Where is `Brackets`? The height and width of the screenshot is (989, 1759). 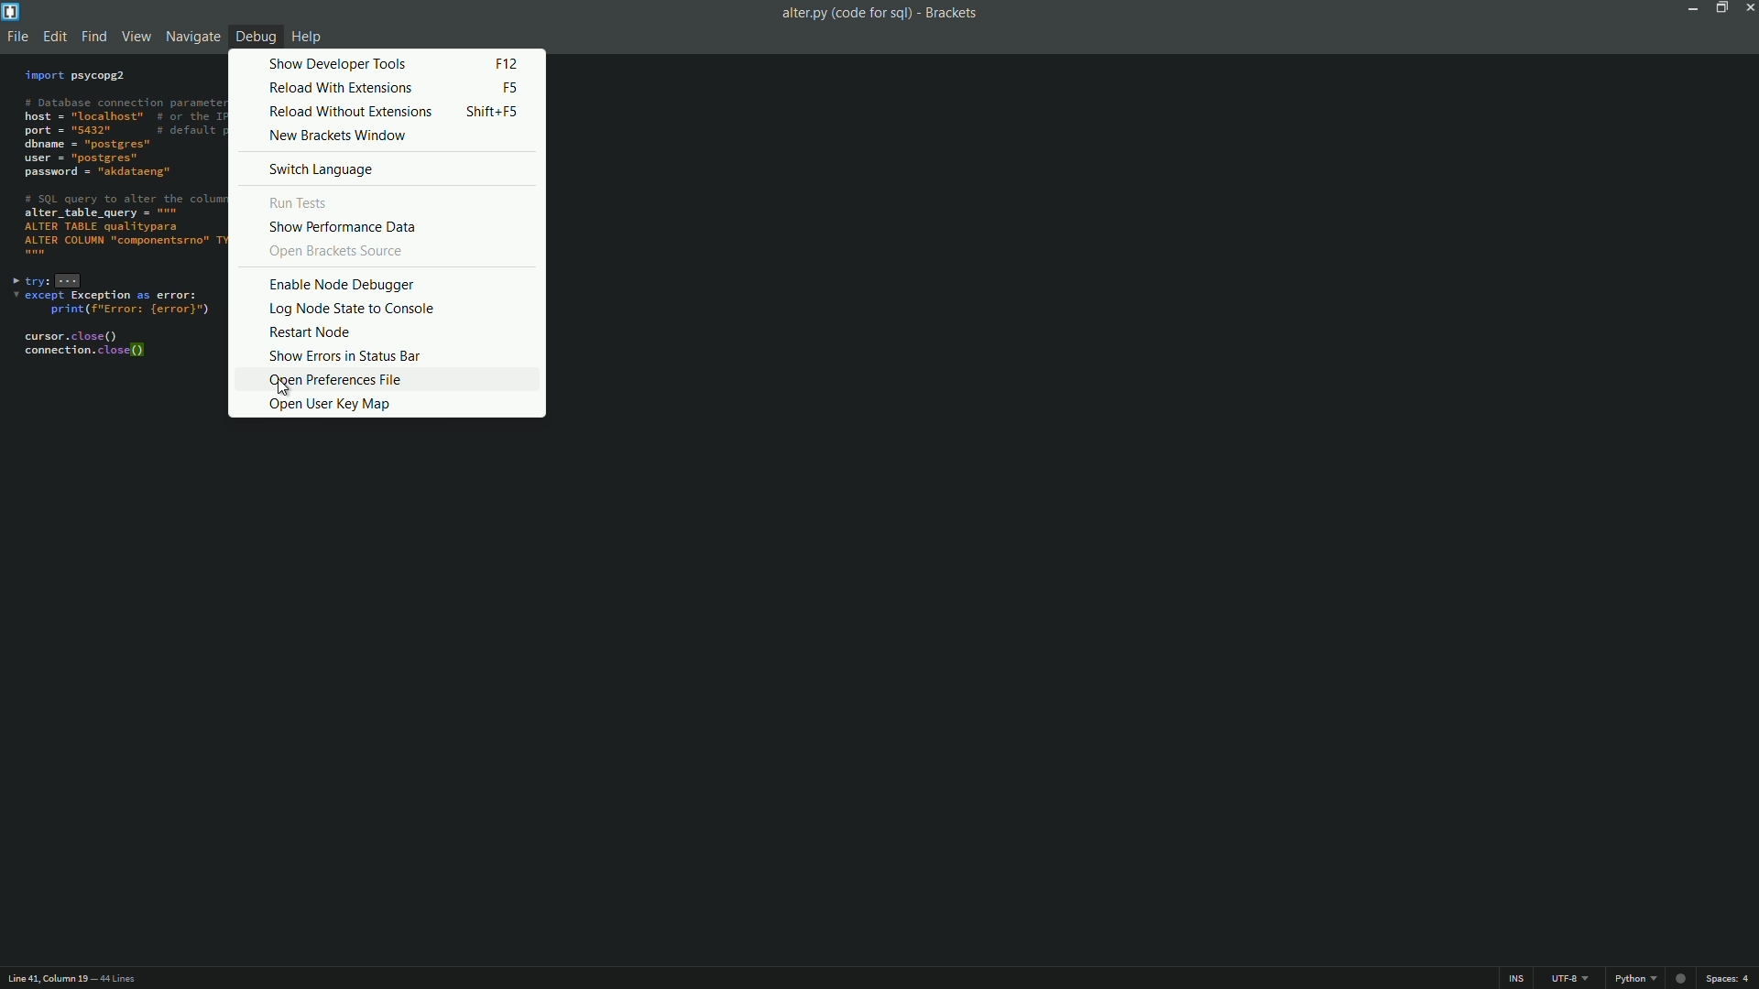
Brackets is located at coordinates (955, 14).